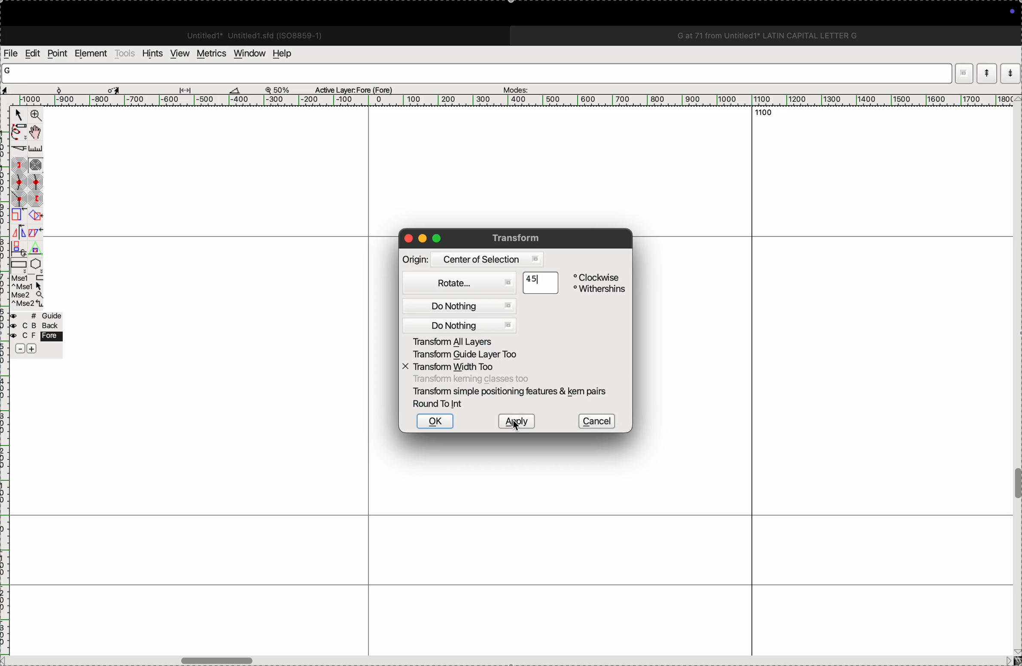  I want to click on Transform simple positioning features & kem pairs
Round To Int, so click(513, 398).